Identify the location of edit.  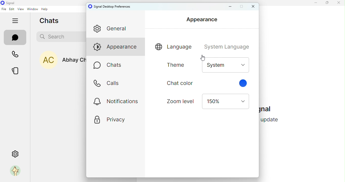
(12, 9).